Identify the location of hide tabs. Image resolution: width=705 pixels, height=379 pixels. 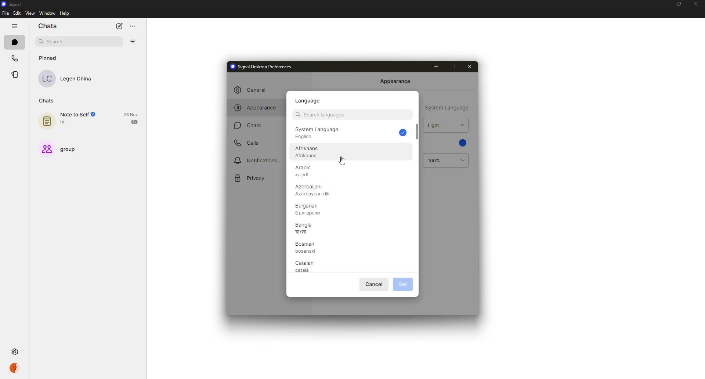
(14, 26).